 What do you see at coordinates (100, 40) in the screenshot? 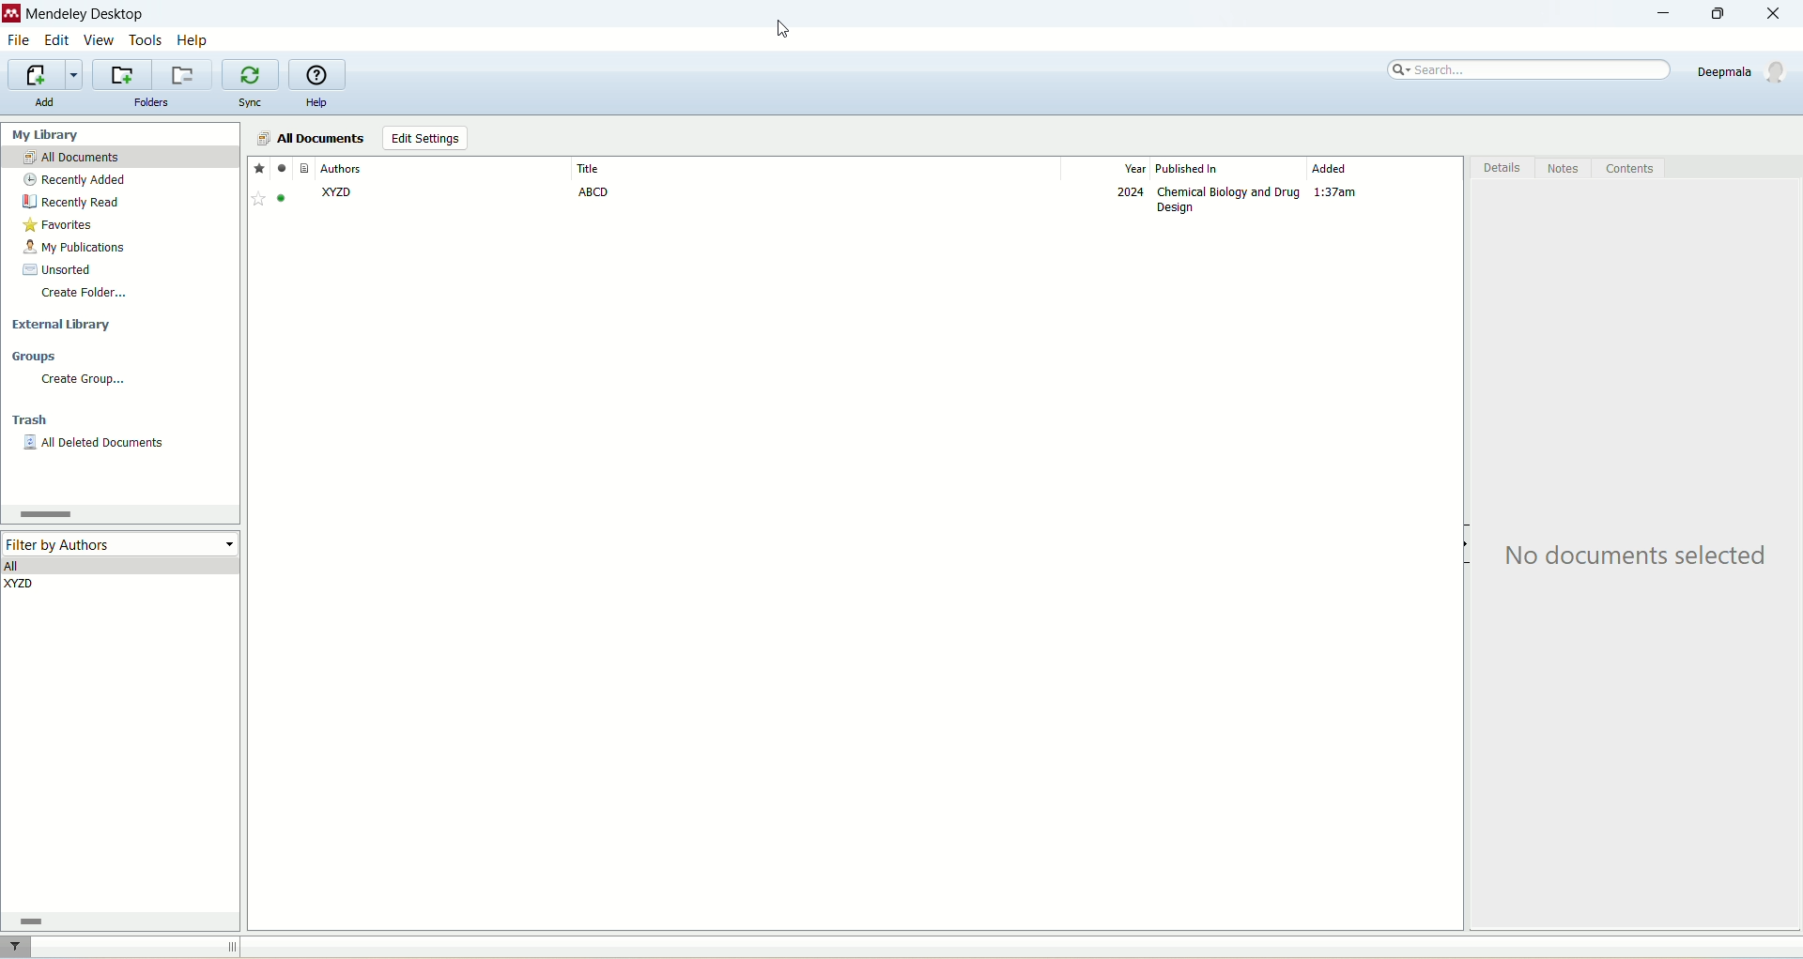
I see `view` at bounding box center [100, 40].